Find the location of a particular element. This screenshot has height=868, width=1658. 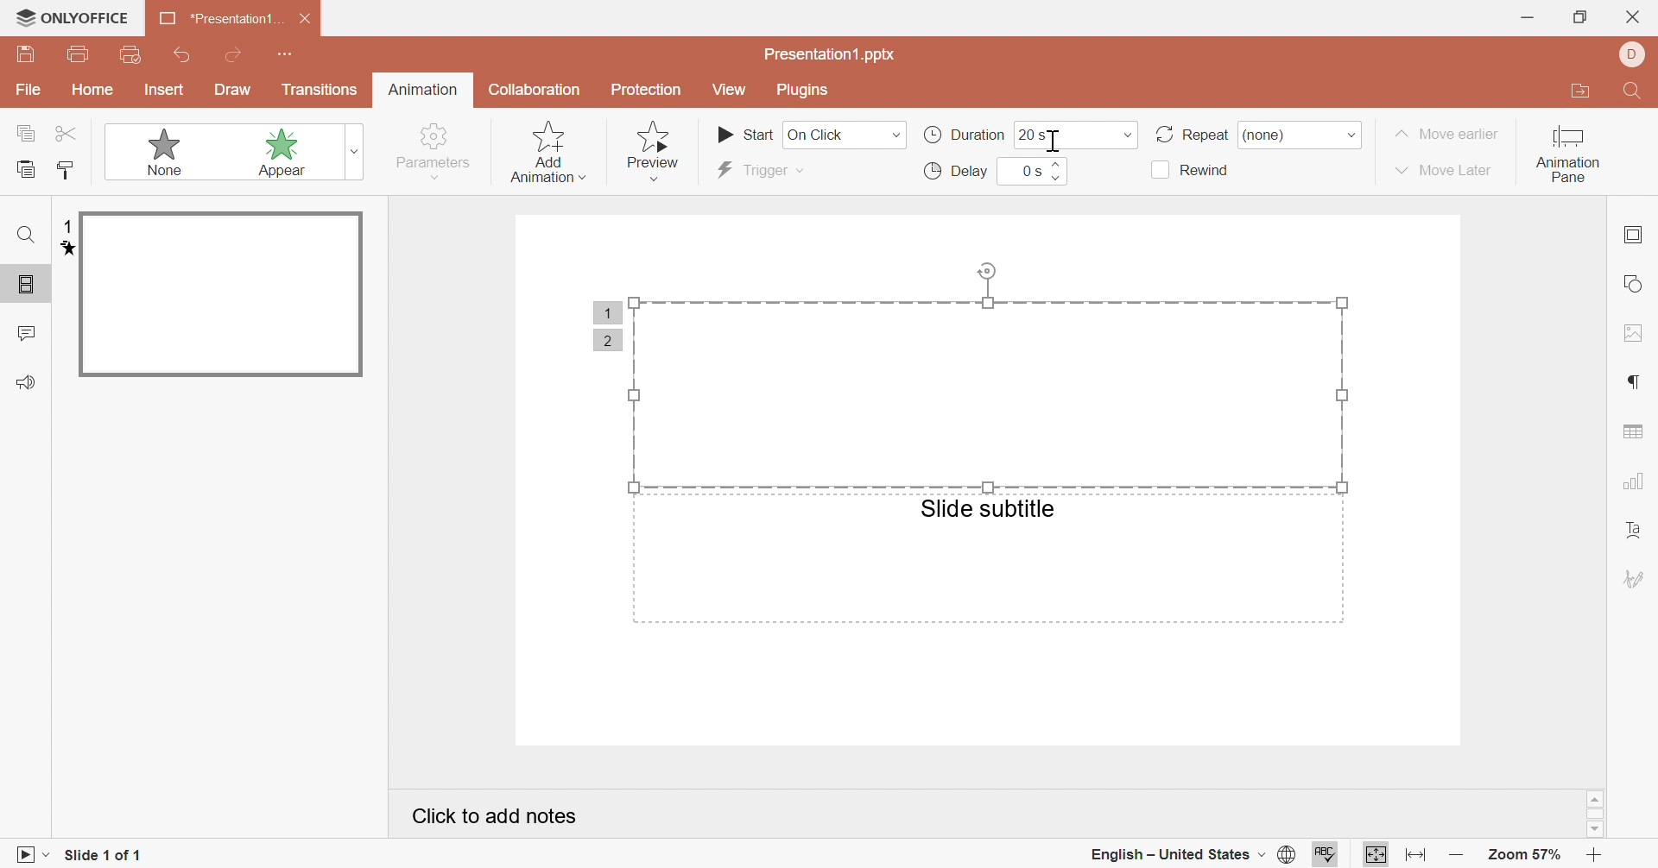

preview is located at coordinates (658, 153).